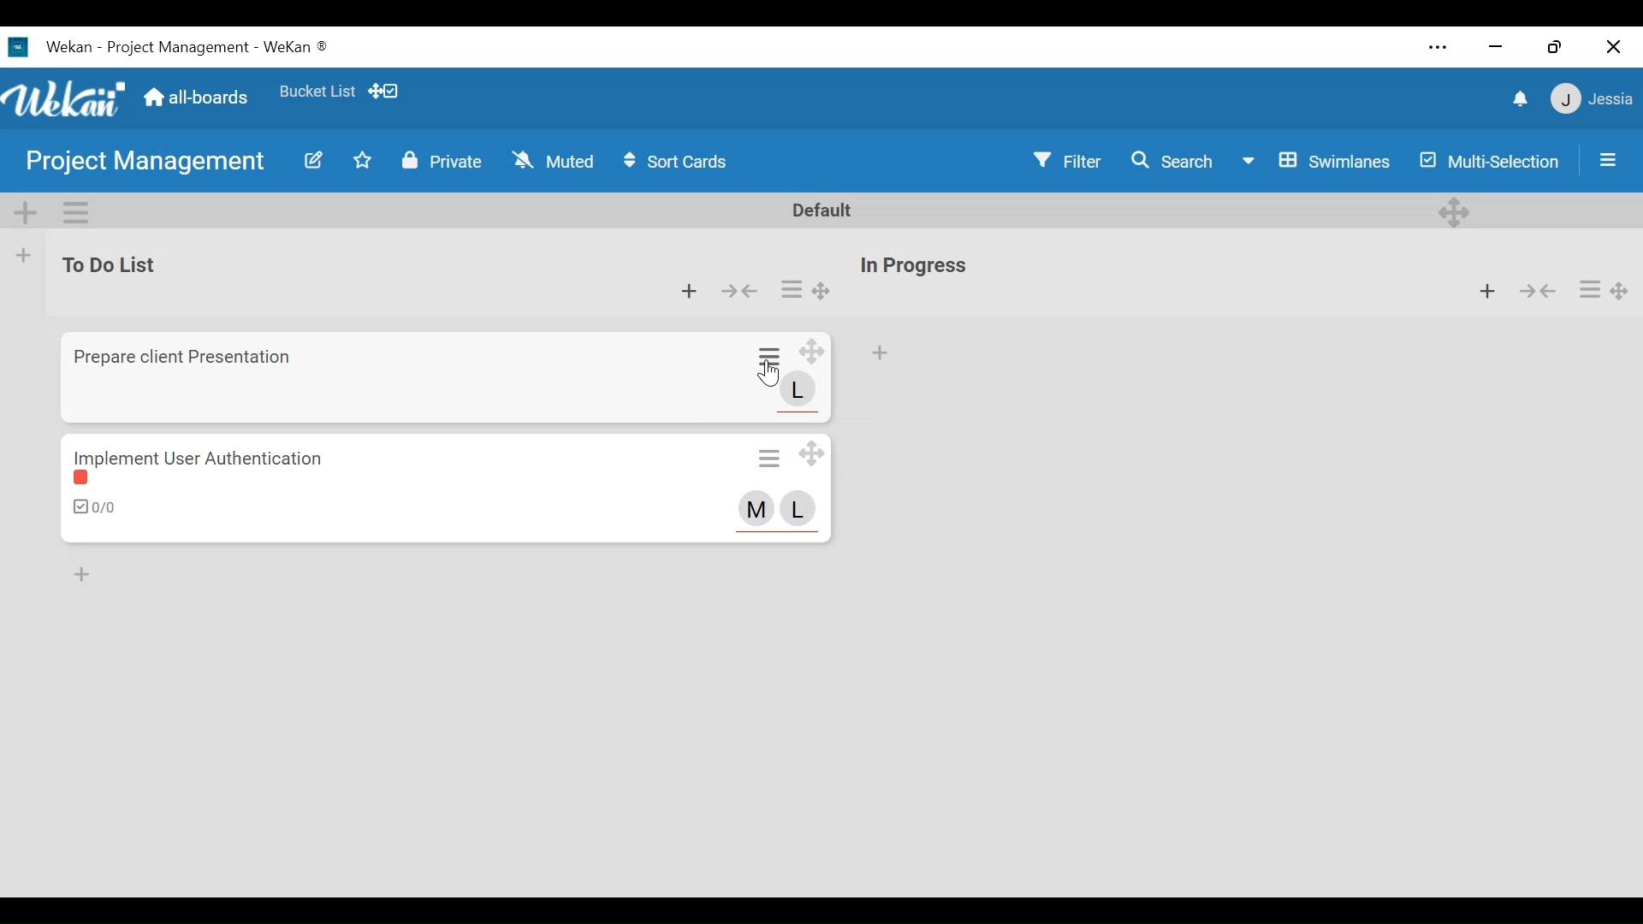  I want to click on Default, so click(824, 210).